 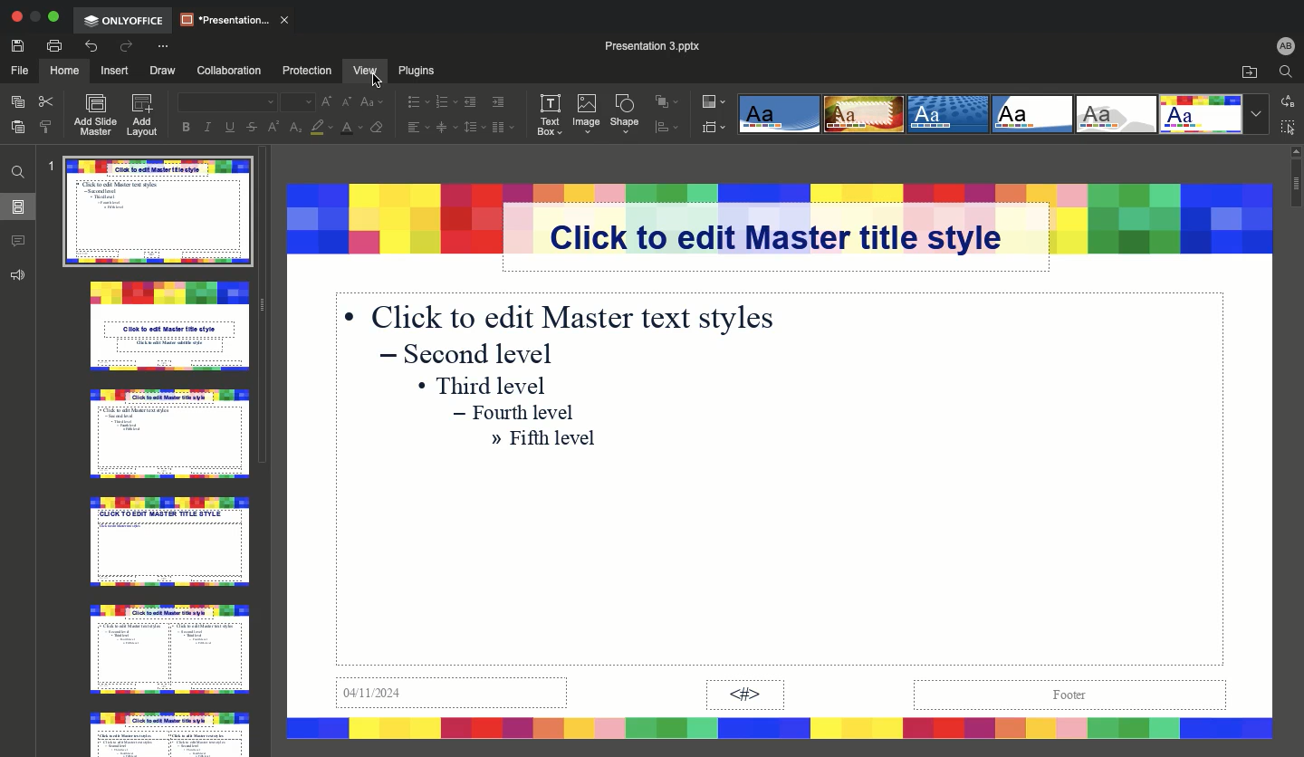 I want to click on Blank style, so click(x=779, y=115).